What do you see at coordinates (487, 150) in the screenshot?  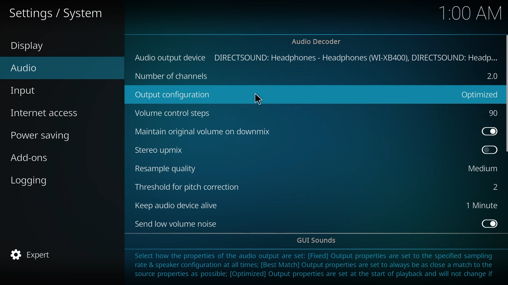 I see `enable` at bounding box center [487, 150].